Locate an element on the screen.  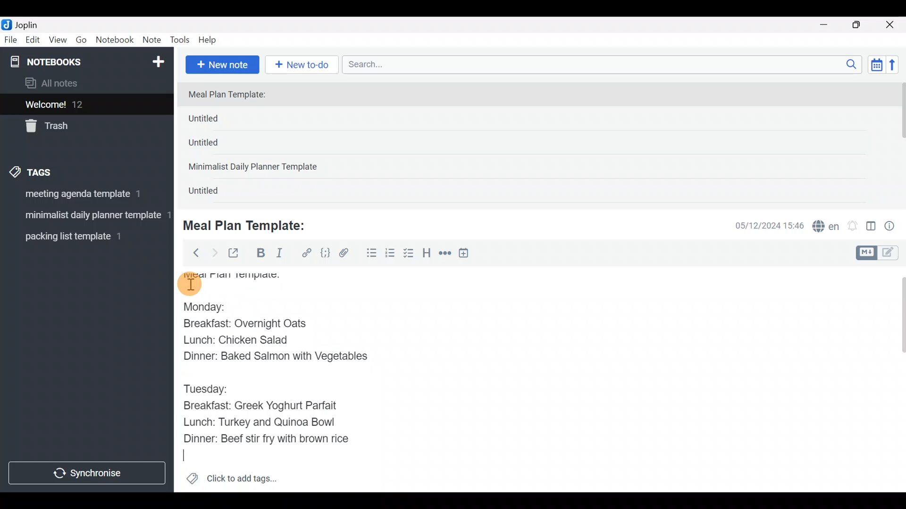
Note properties is located at coordinates (894, 227).